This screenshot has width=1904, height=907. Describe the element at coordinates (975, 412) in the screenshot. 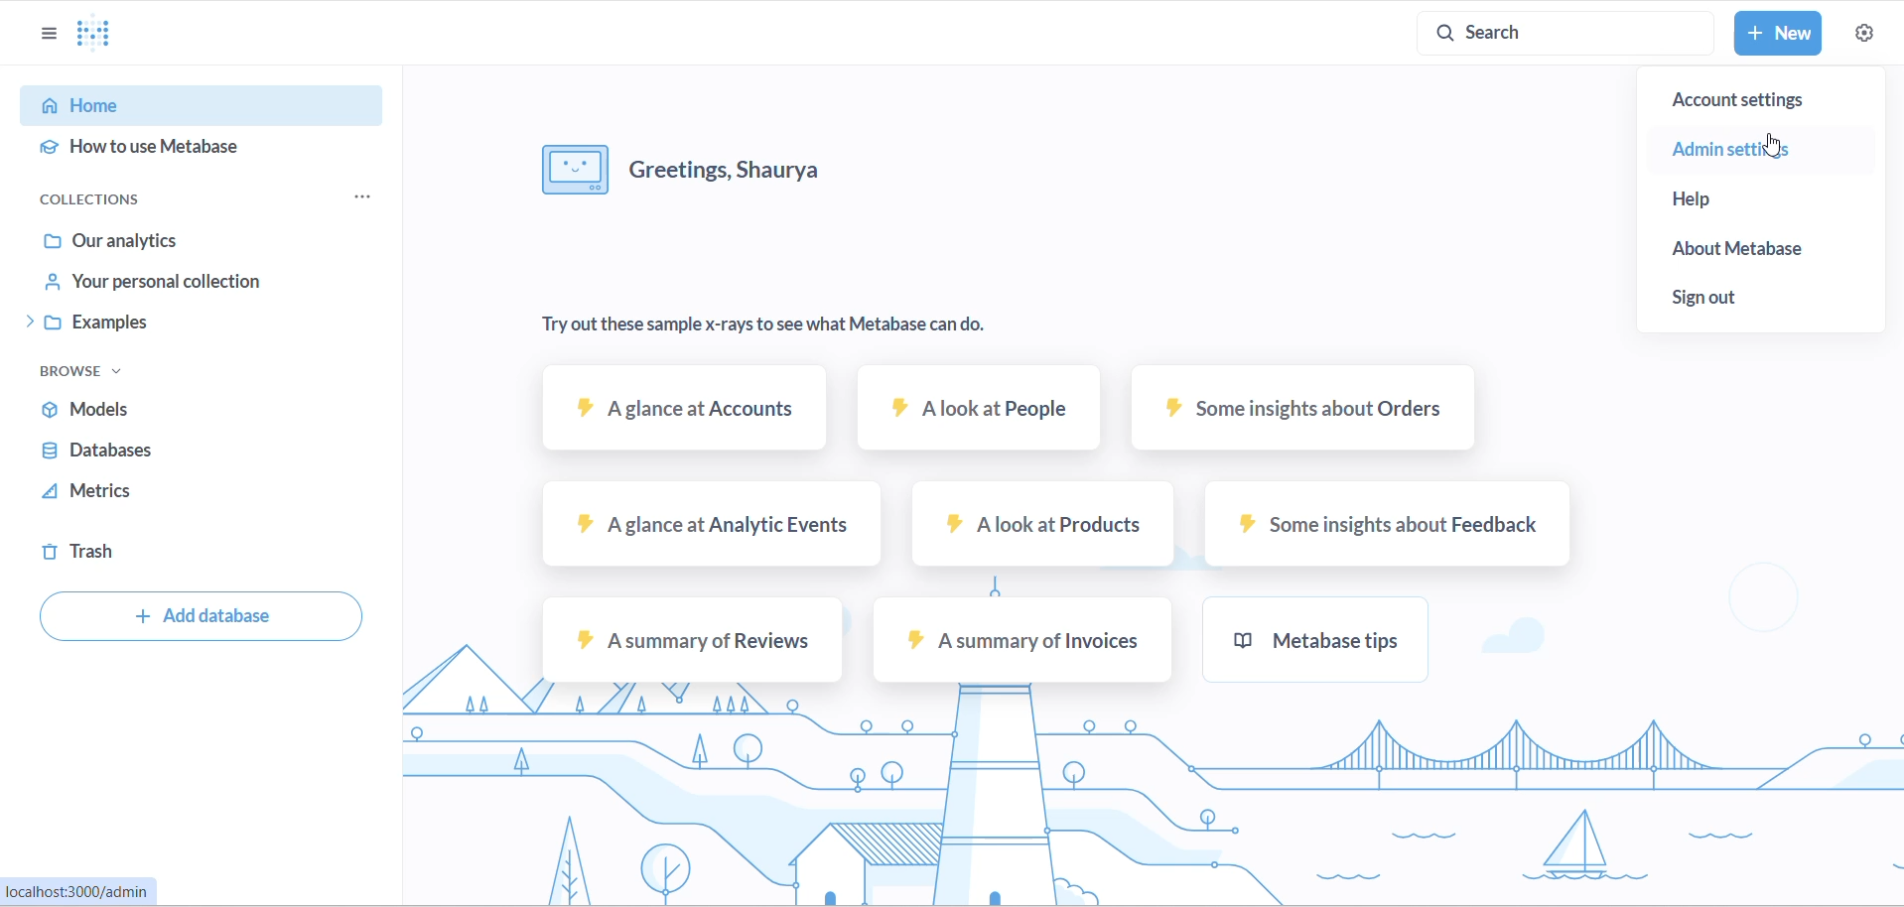

I see `A look at people sample` at that location.